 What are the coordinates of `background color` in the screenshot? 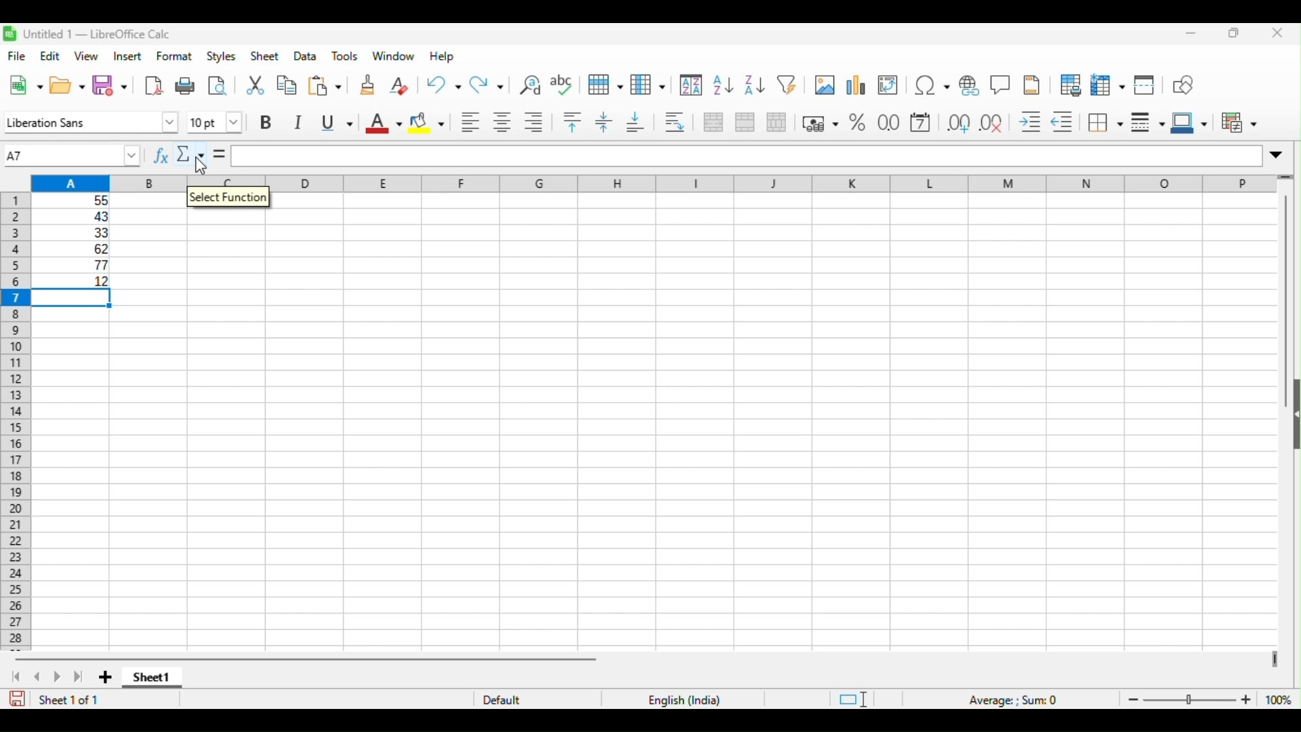 It's located at (427, 123).